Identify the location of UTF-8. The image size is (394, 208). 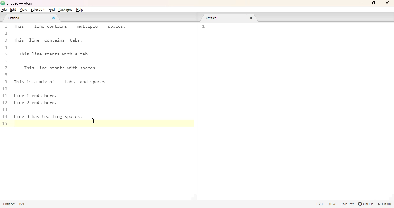
(332, 204).